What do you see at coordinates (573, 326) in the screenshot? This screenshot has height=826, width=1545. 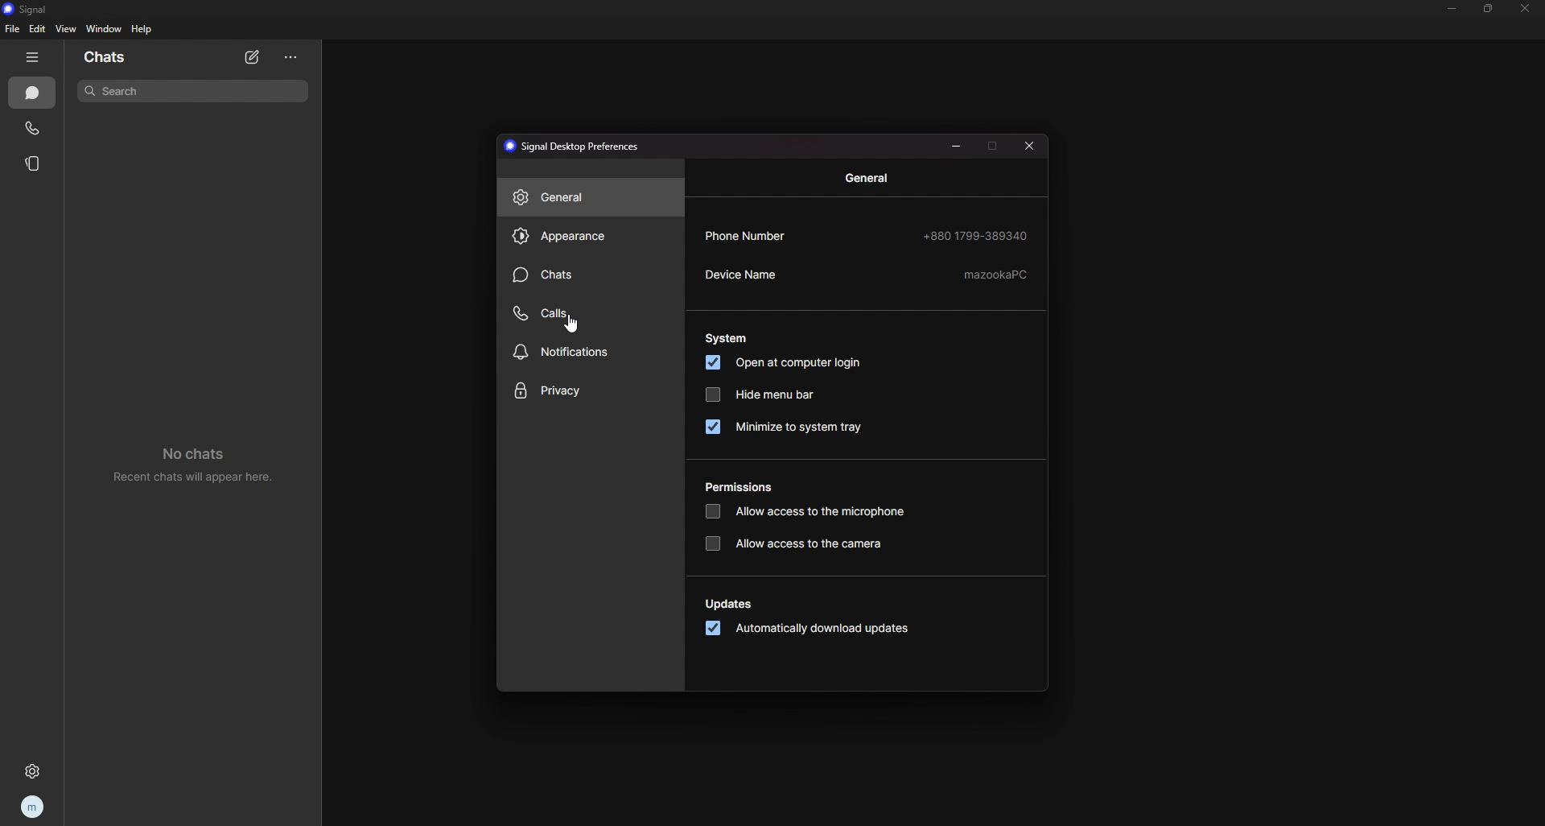 I see `cursor` at bounding box center [573, 326].